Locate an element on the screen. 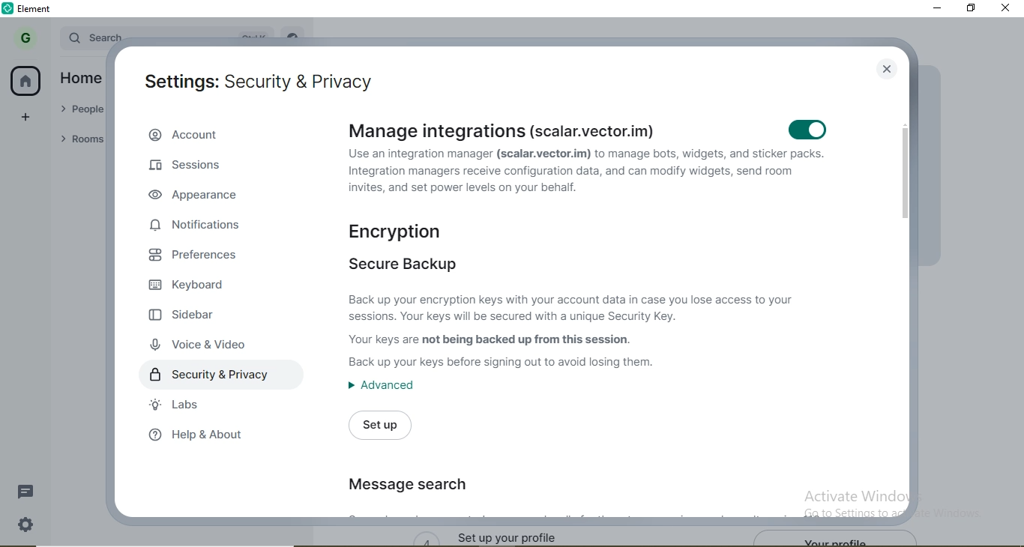  preferences is located at coordinates (205, 257).